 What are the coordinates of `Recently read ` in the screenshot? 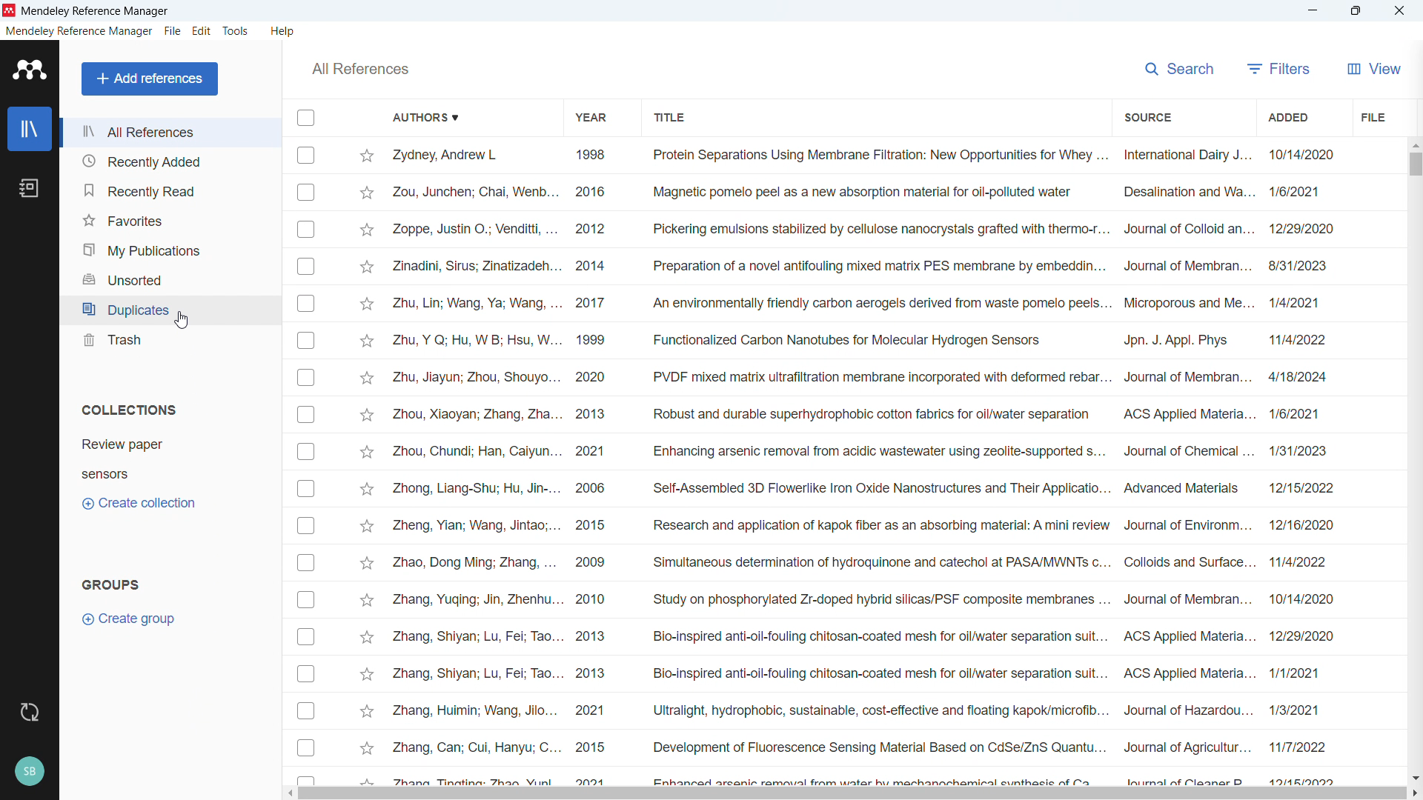 It's located at (168, 189).